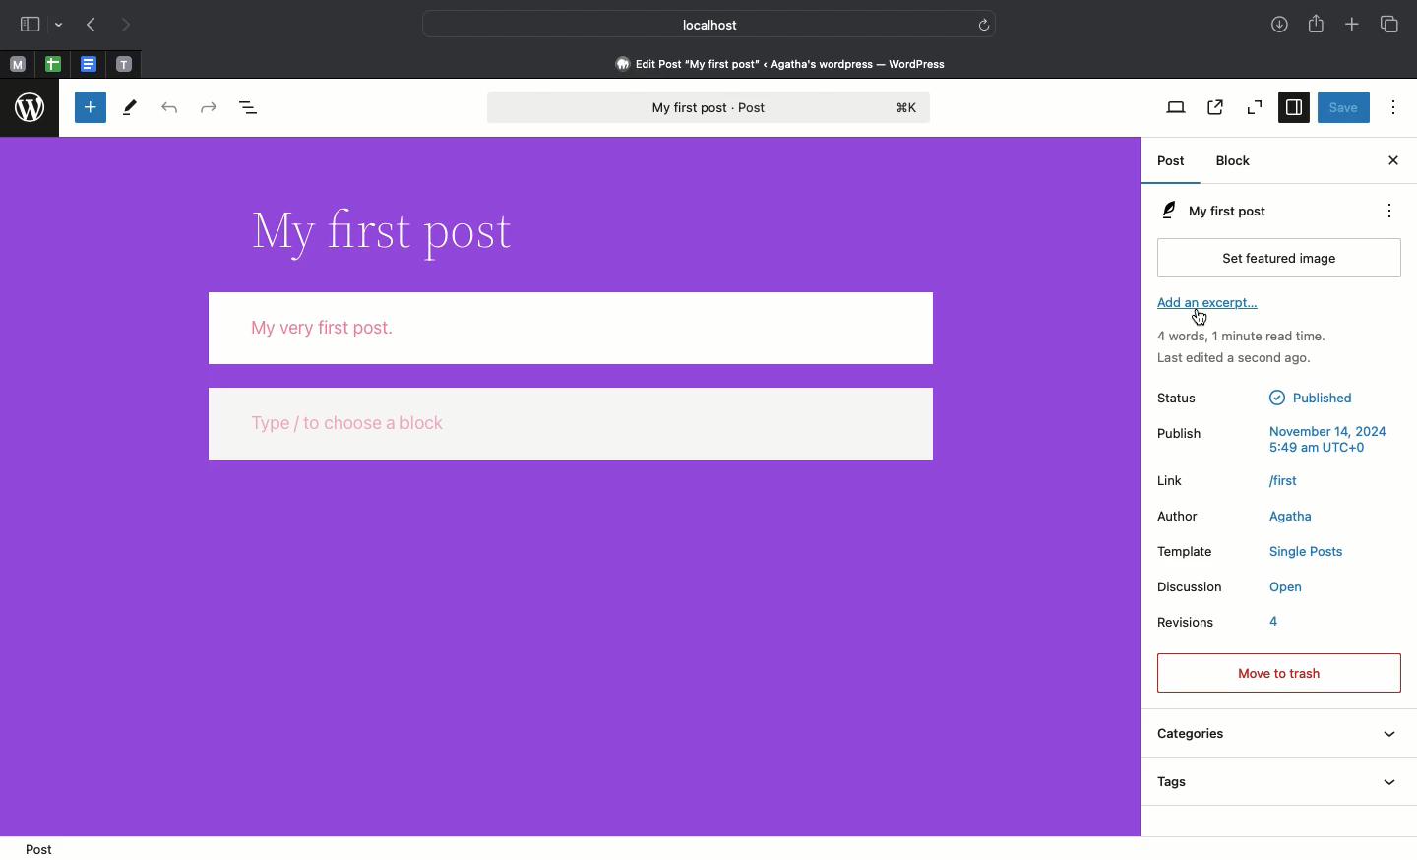  I want to click on word document tab, so click(86, 63).